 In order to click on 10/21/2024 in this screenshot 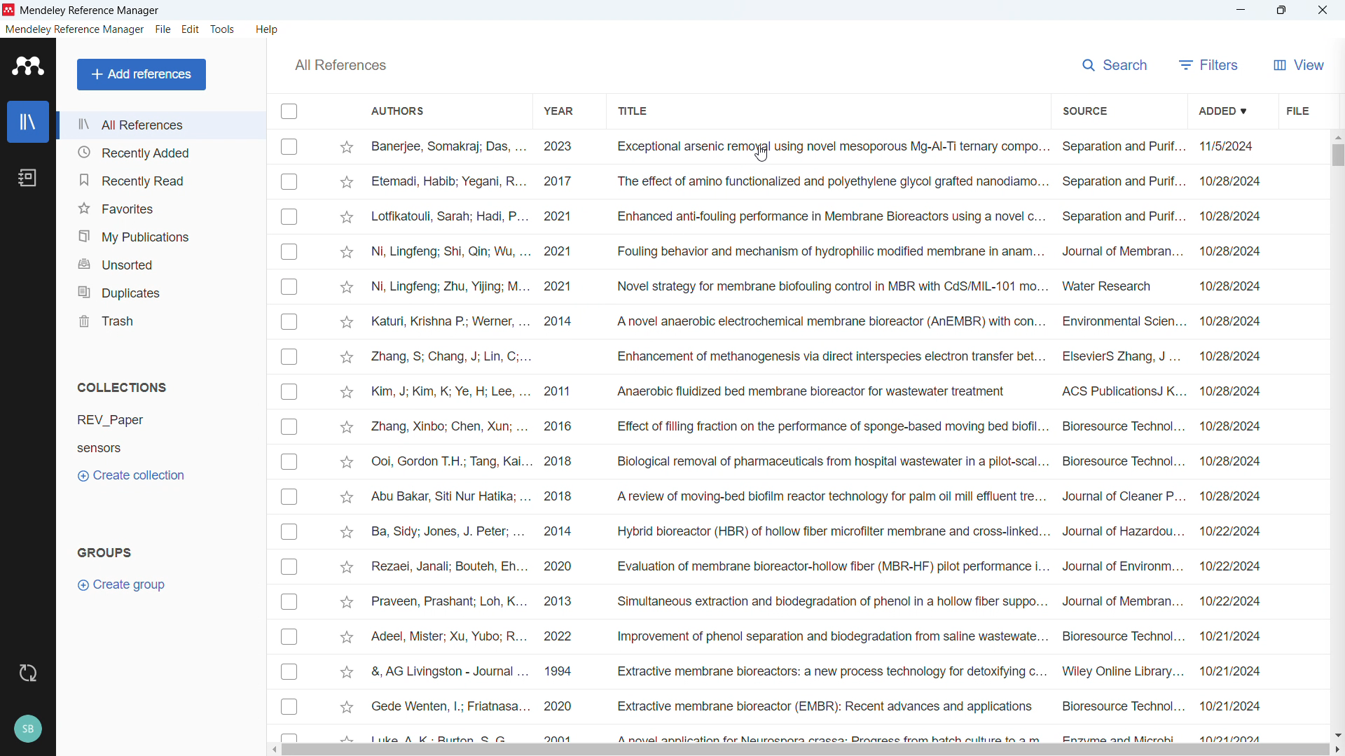, I will do `click(1241, 635)`.